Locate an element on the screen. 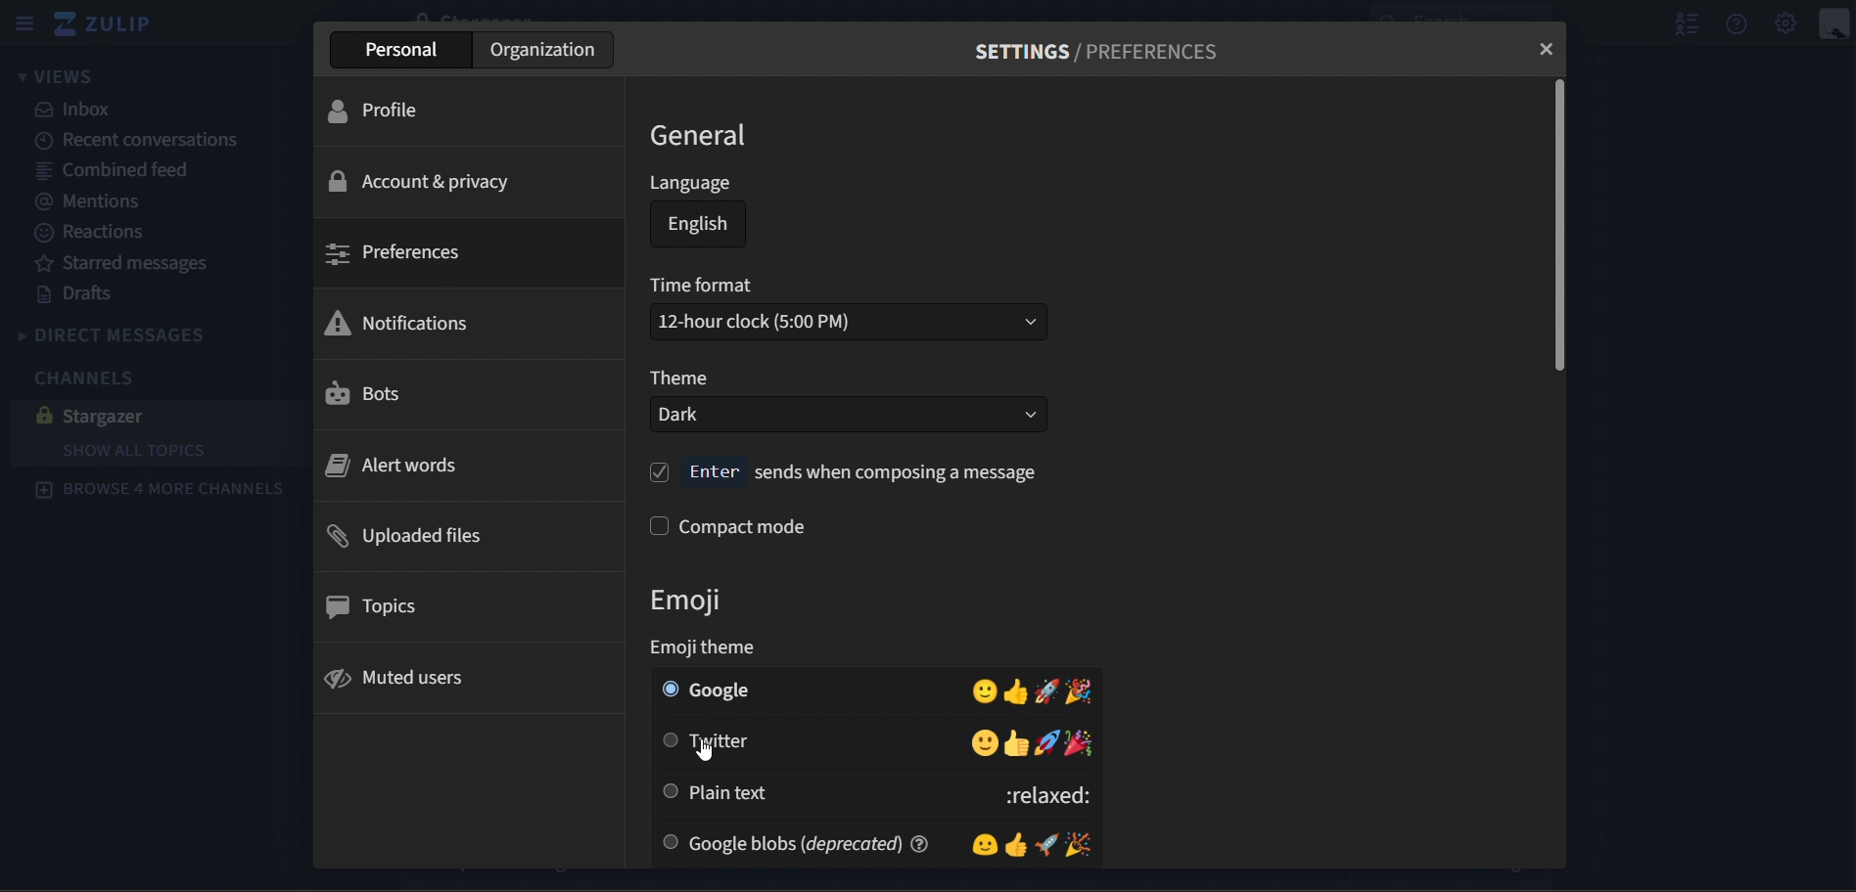  direct messages is located at coordinates (130, 334).